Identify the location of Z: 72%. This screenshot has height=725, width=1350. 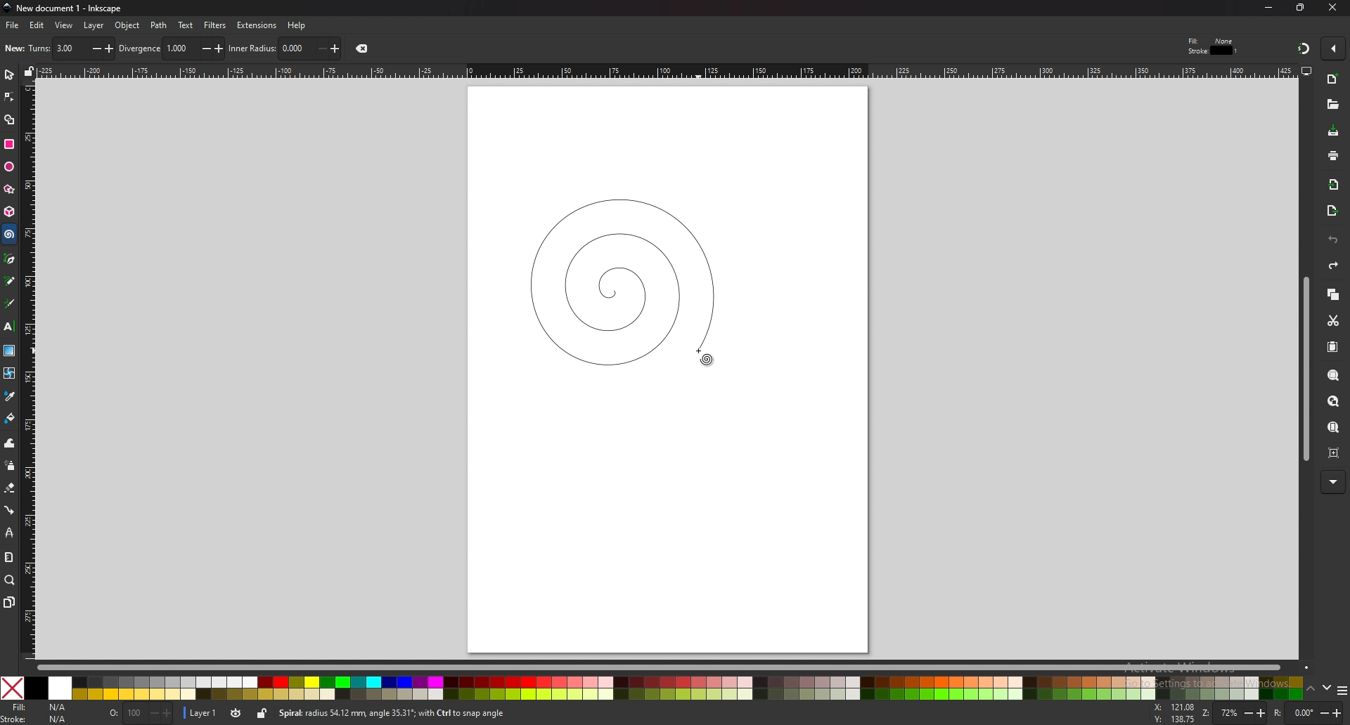
(1234, 714).